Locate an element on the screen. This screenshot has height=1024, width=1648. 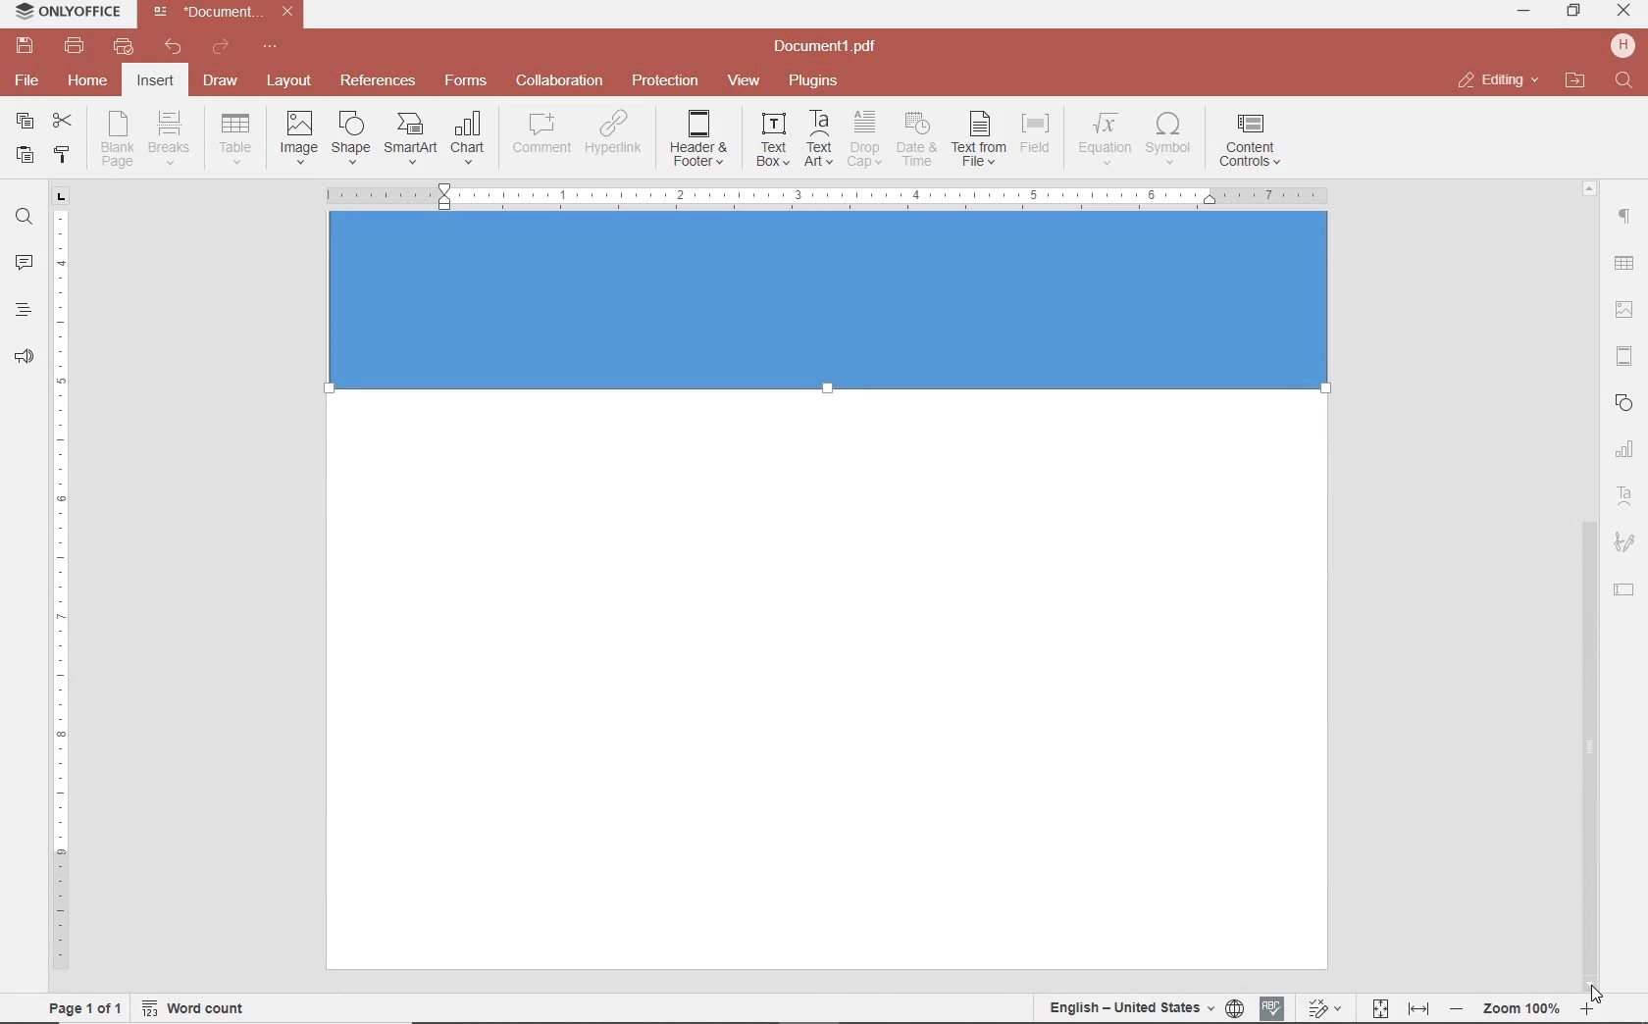
INSERT PAGE OR SECTION BREAK is located at coordinates (169, 139).